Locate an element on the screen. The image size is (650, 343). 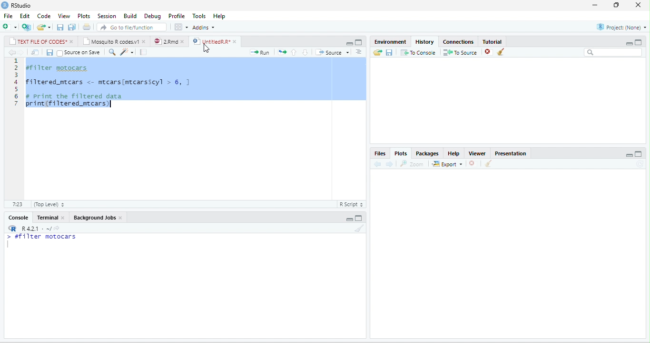
clear is located at coordinates (501, 51).